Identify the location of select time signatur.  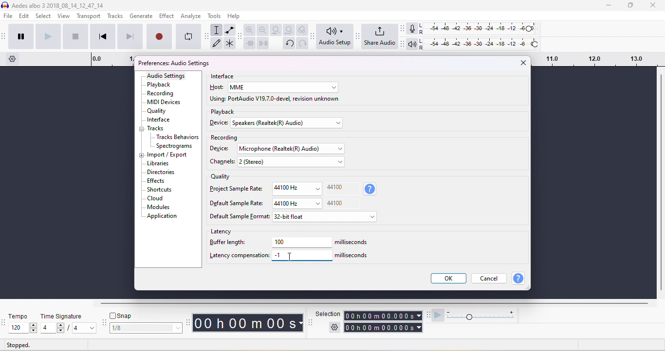
(70, 329).